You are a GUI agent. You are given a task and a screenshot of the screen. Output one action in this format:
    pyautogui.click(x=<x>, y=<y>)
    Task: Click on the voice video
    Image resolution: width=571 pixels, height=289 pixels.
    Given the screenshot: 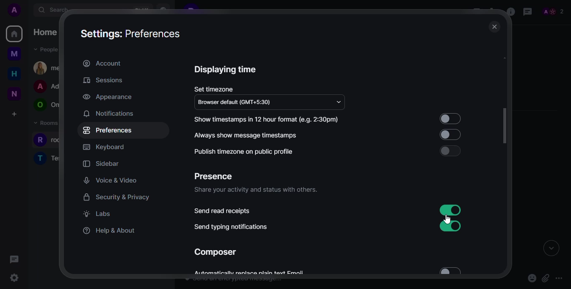 What is the action you would take?
    pyautogui.click(x=111, y=180)
    